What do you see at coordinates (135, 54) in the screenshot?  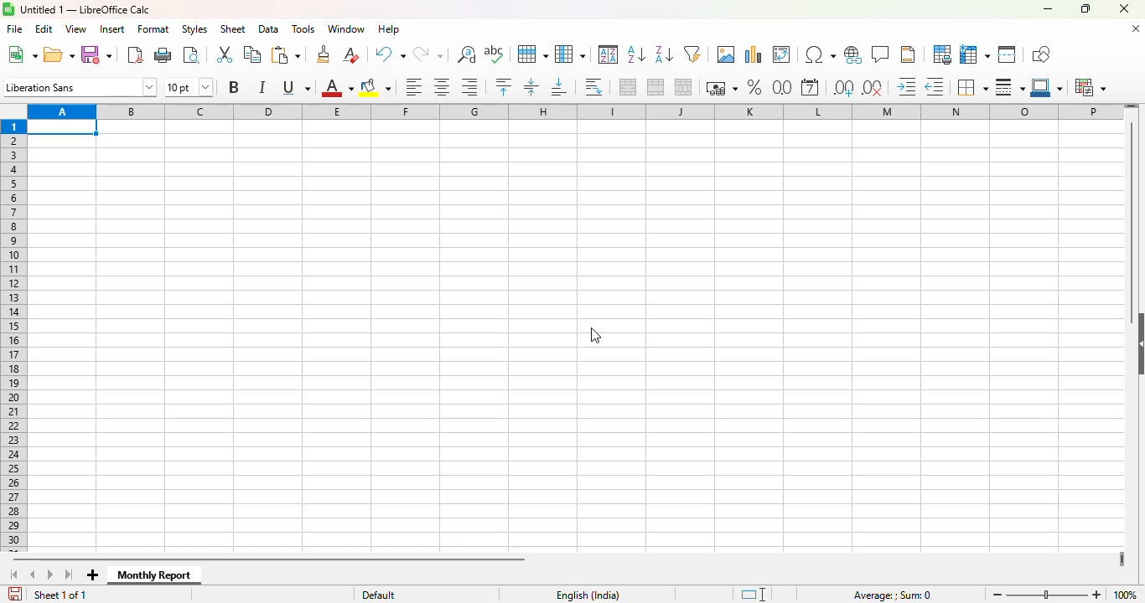 I see `export directly as PDF` at bounding box center [135, 54].